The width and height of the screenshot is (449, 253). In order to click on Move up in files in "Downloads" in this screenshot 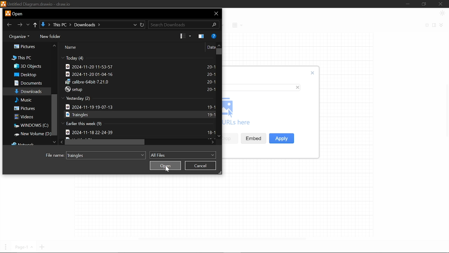, I will do `click(219, 45)`.